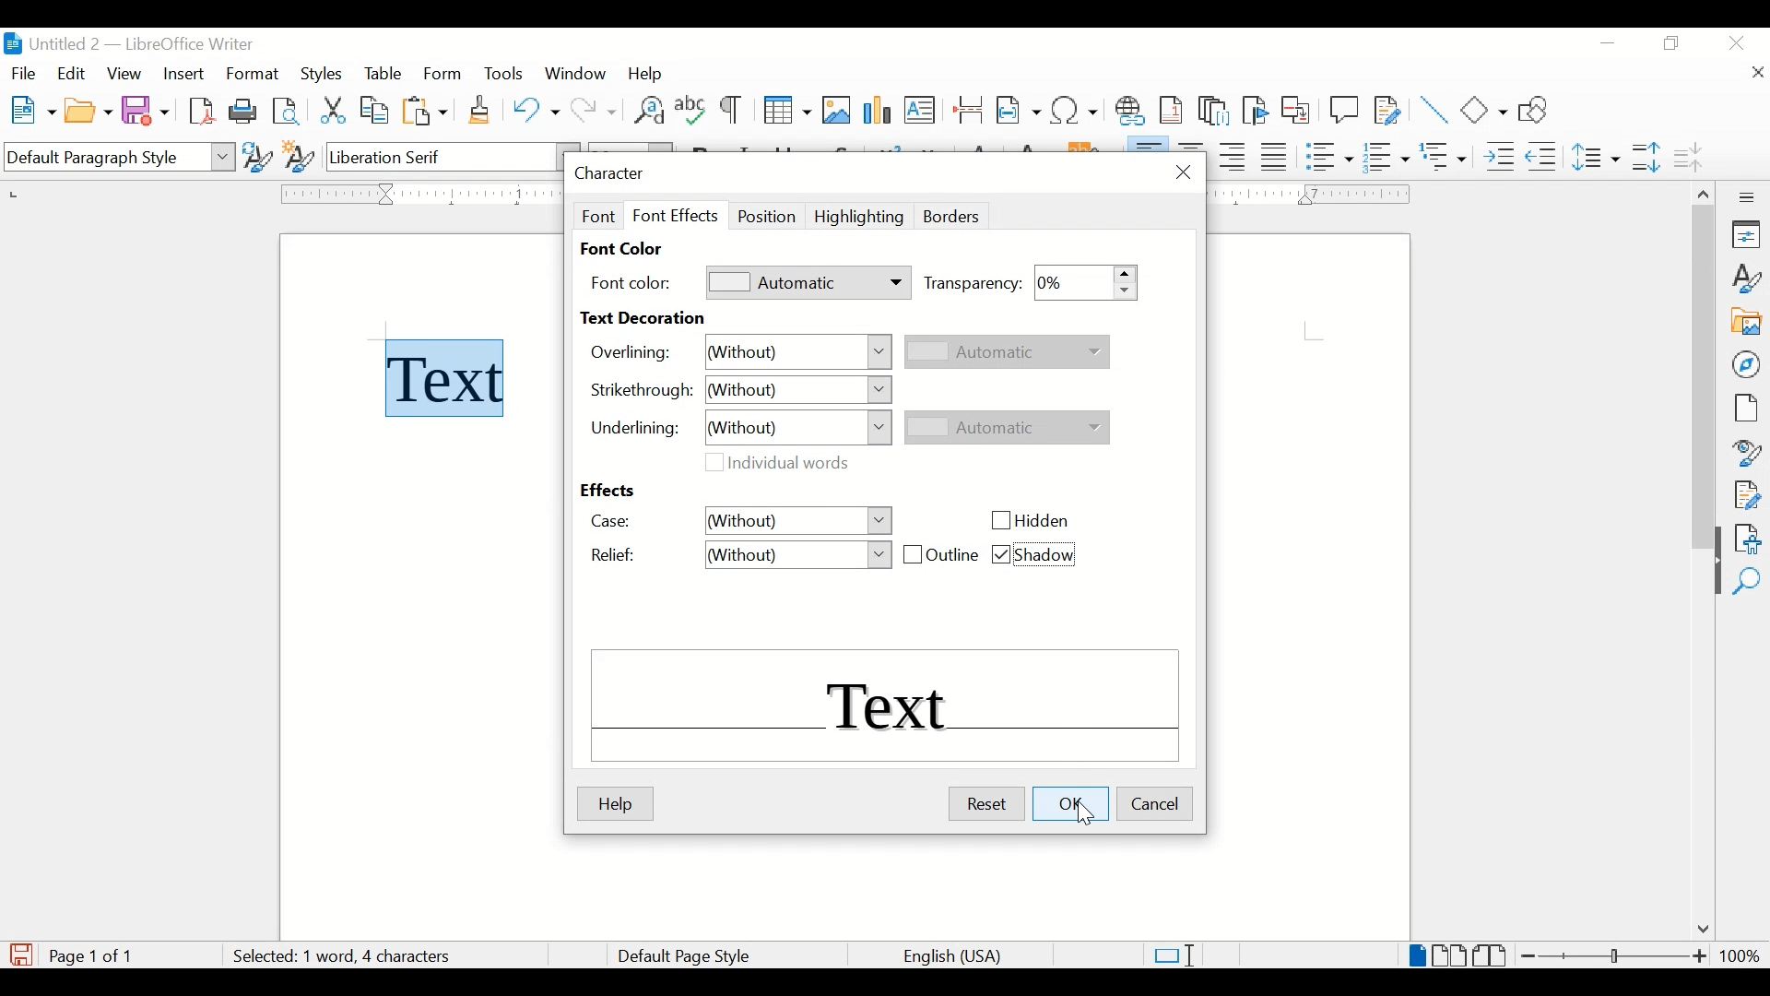  I want to click on drag handle, so click(1710, 578).